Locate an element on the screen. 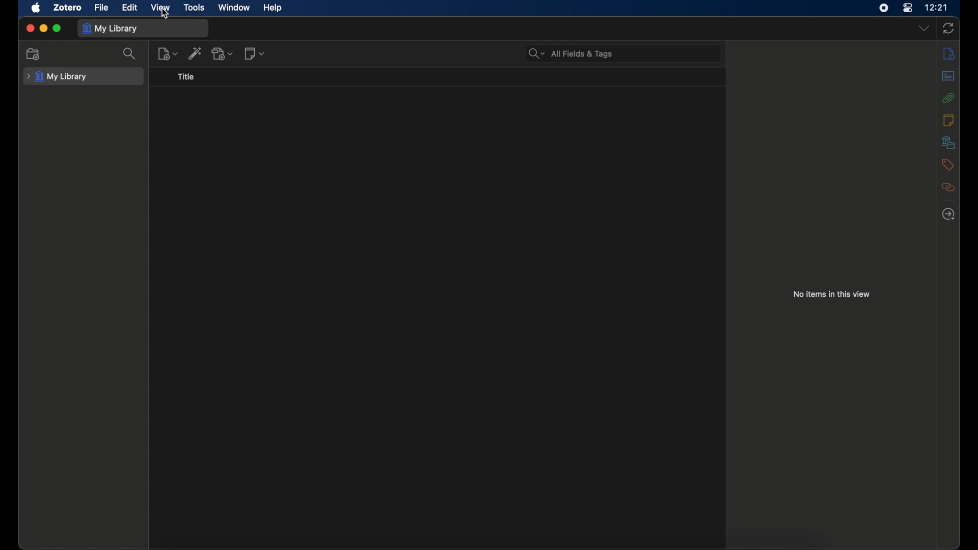  add attachments is located at coordinates (224, 54).